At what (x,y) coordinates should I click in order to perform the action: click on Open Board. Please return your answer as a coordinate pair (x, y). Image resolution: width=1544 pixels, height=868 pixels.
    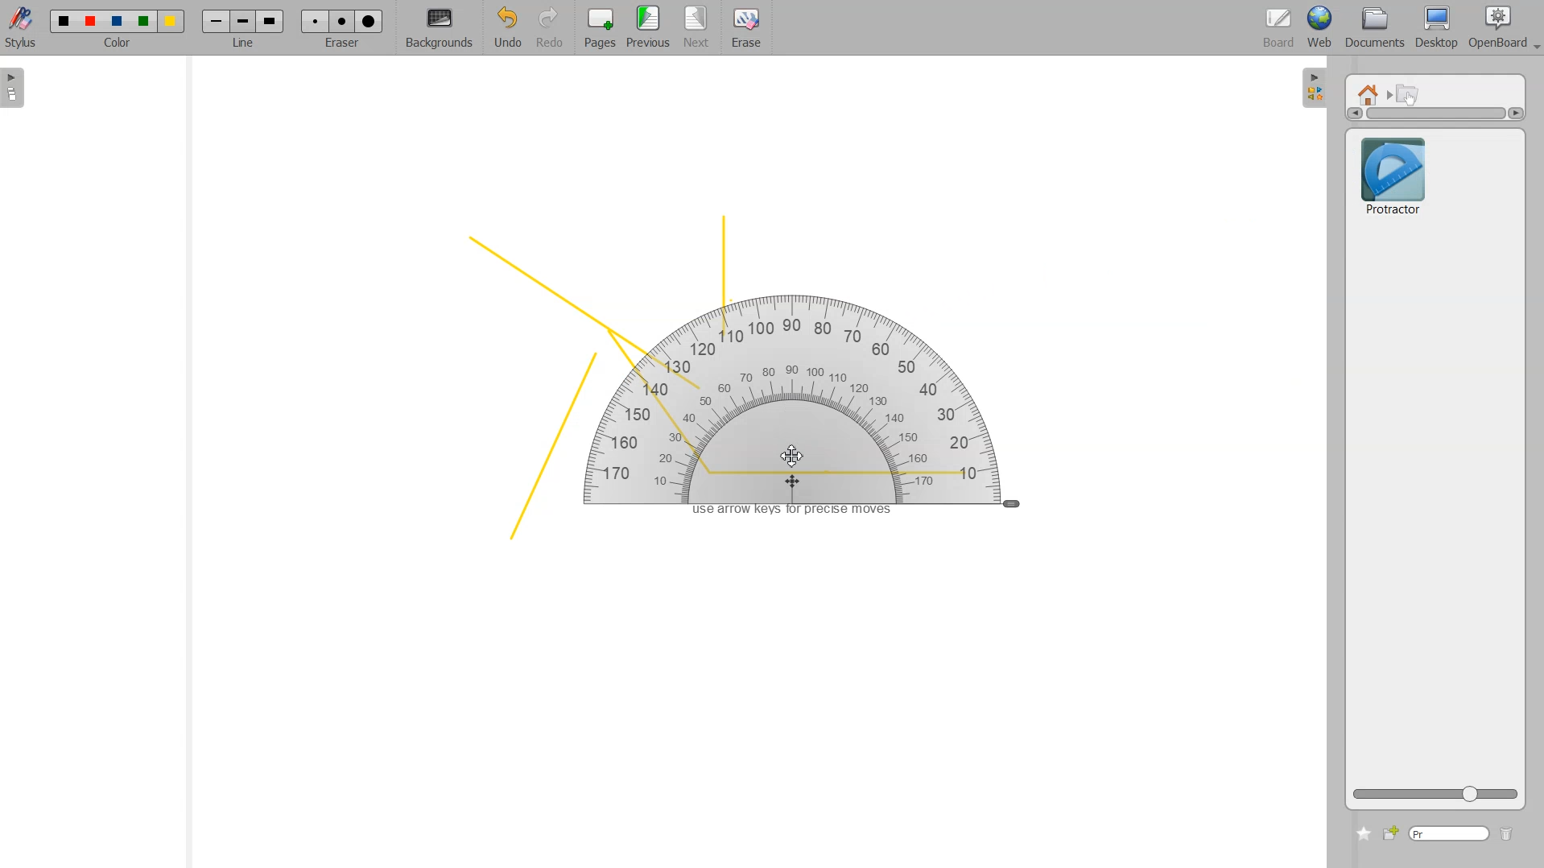
    Looking at the image, I should click on (1504, 28).